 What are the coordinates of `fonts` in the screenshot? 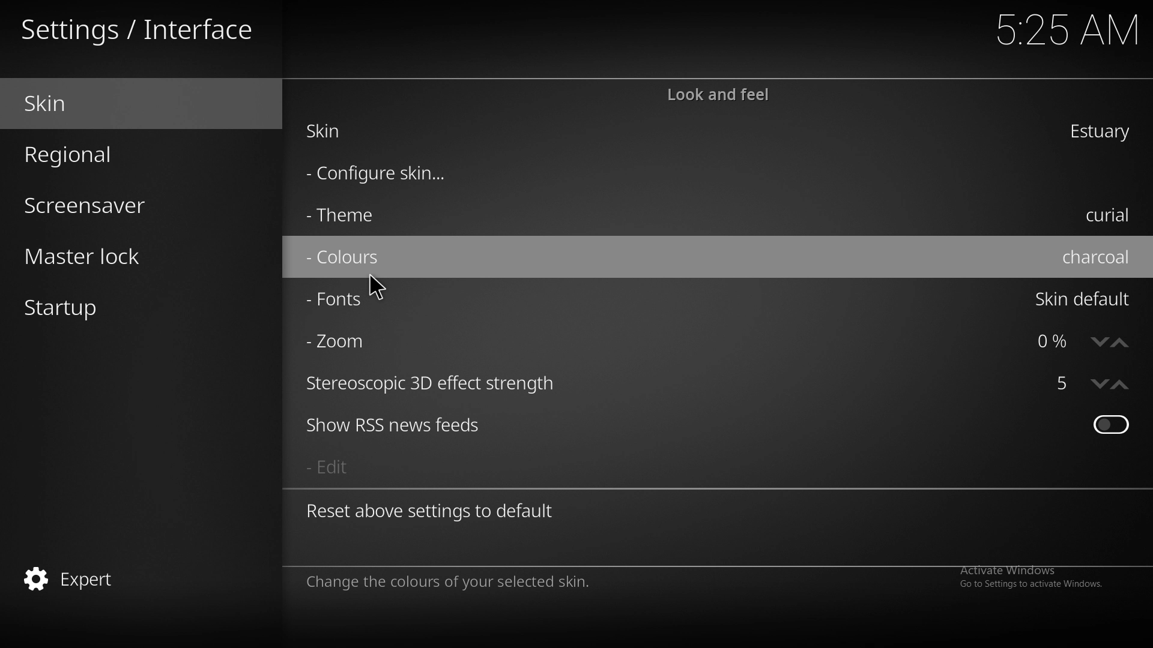 It's located at (384, 299).